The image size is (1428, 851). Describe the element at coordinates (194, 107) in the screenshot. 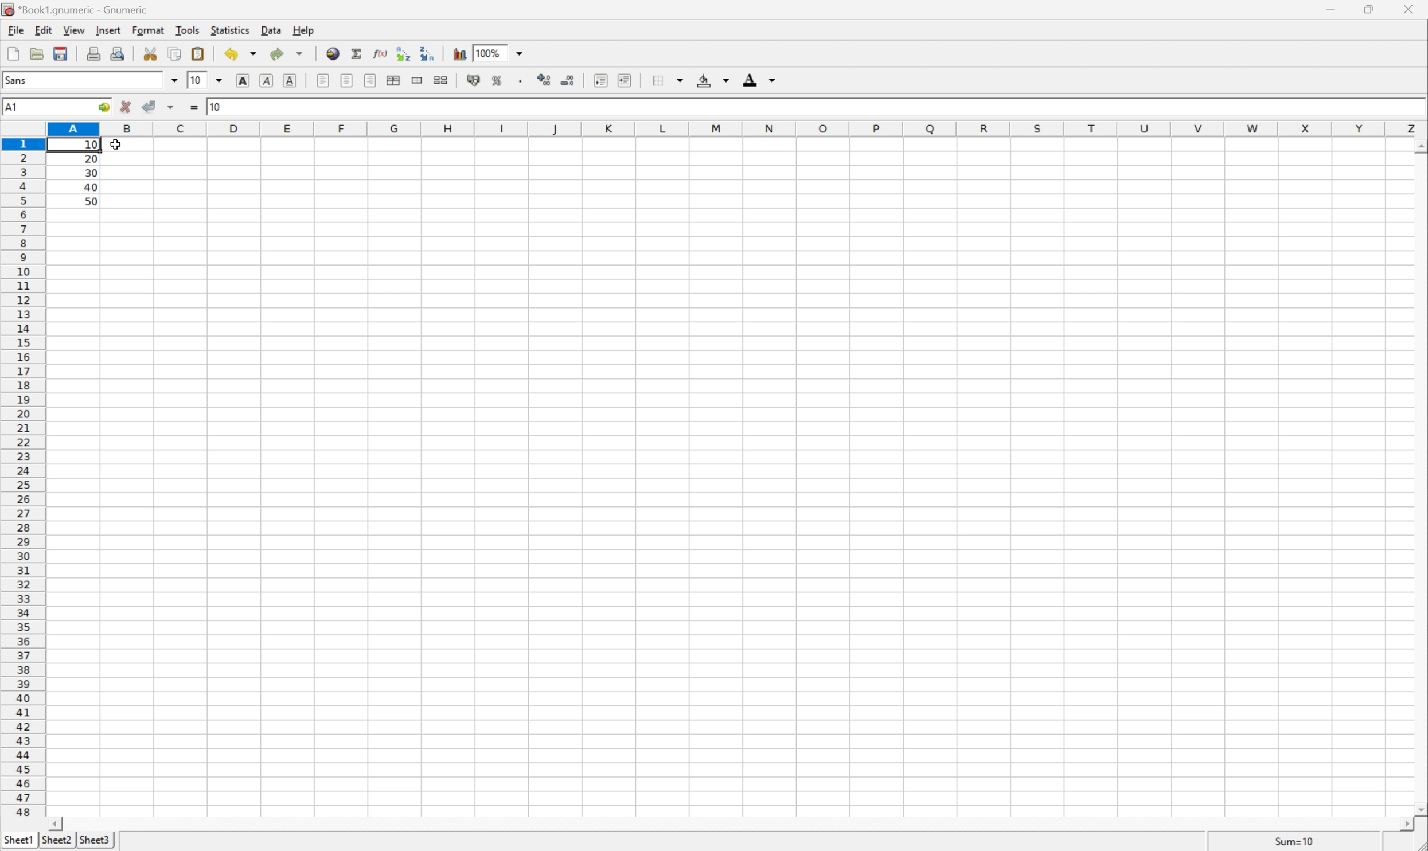

I see `Enter formula` at that location.